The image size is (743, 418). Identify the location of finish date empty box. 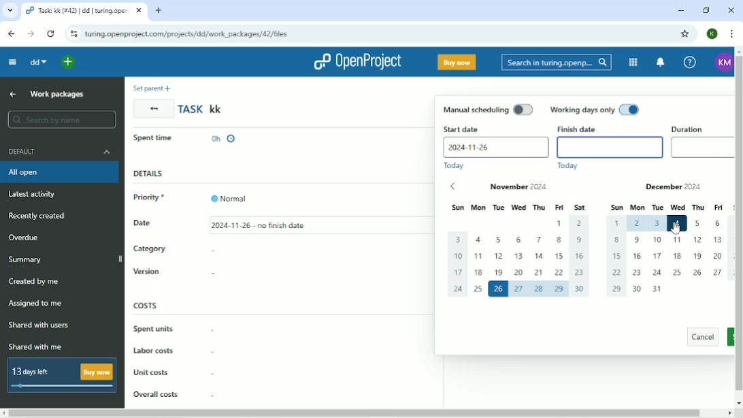
(609, 147).